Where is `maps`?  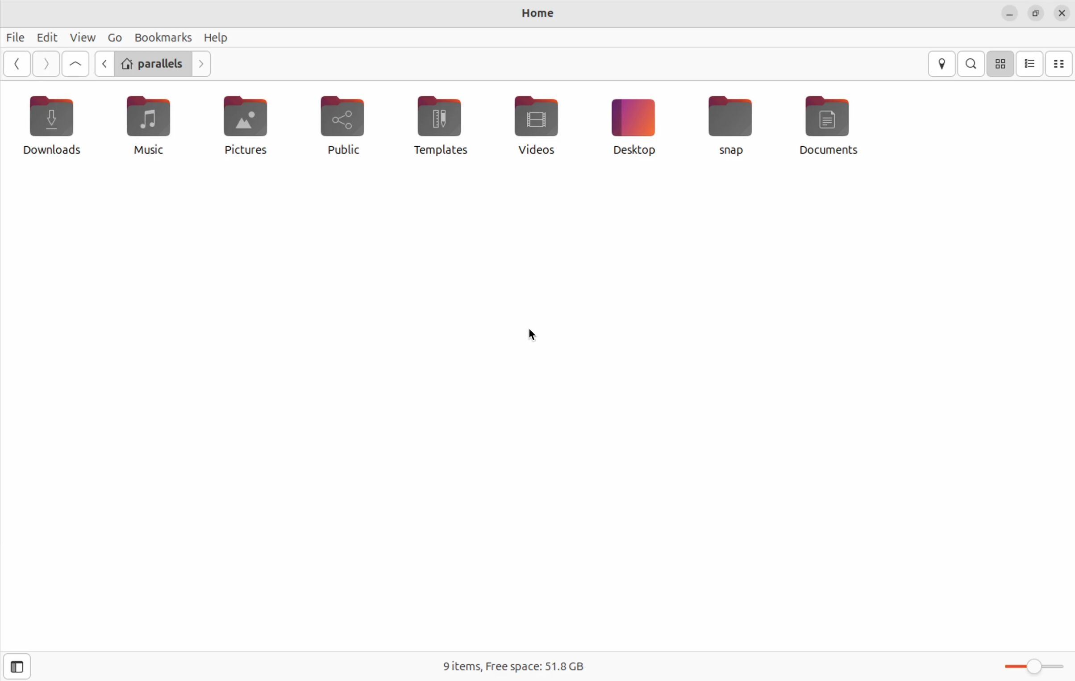 maps is located at coordinates (943, 63).